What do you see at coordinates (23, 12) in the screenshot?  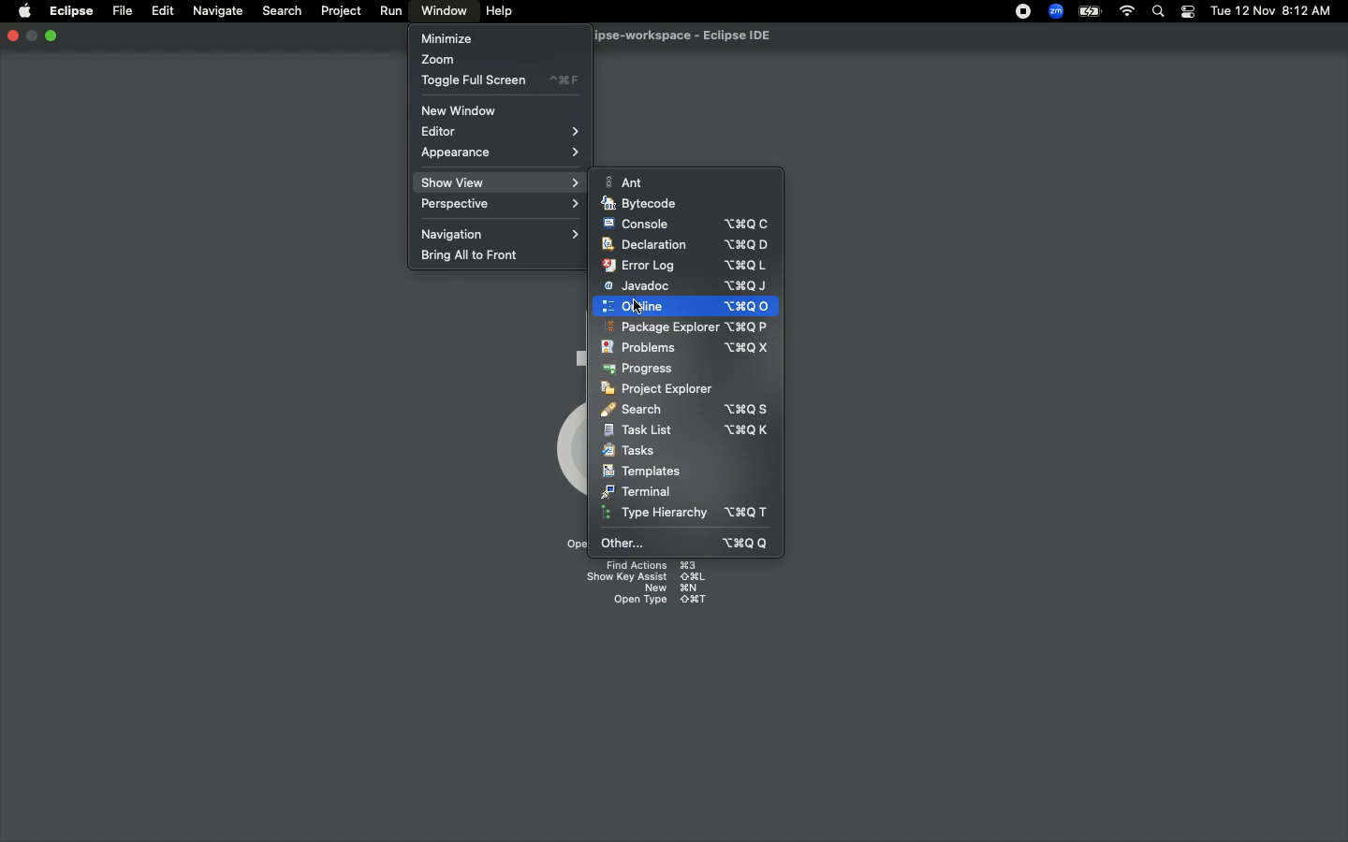 I see `Apple logo` at bounding box center [23, 12].